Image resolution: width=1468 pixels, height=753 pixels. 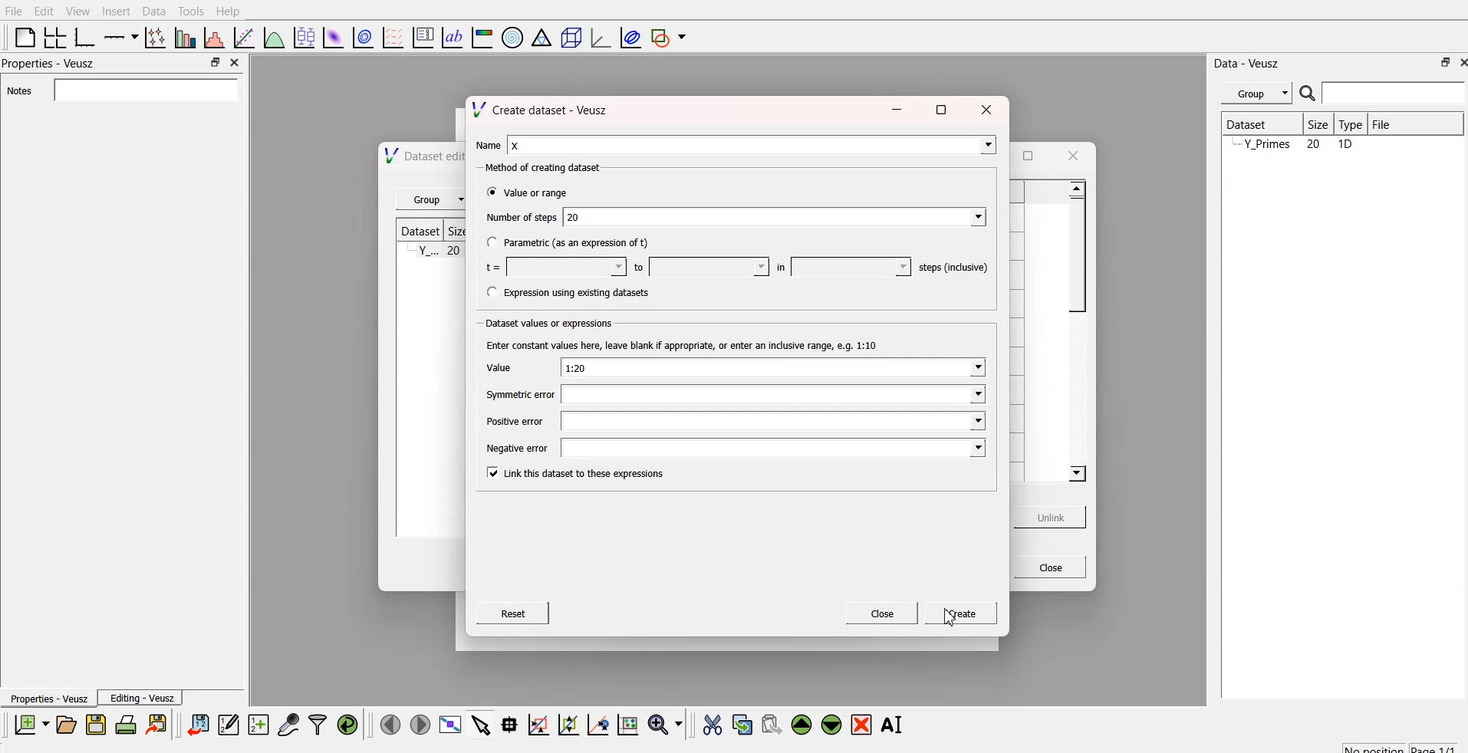 I want to click on Editing - Veusz, so click(x=144, y=699).